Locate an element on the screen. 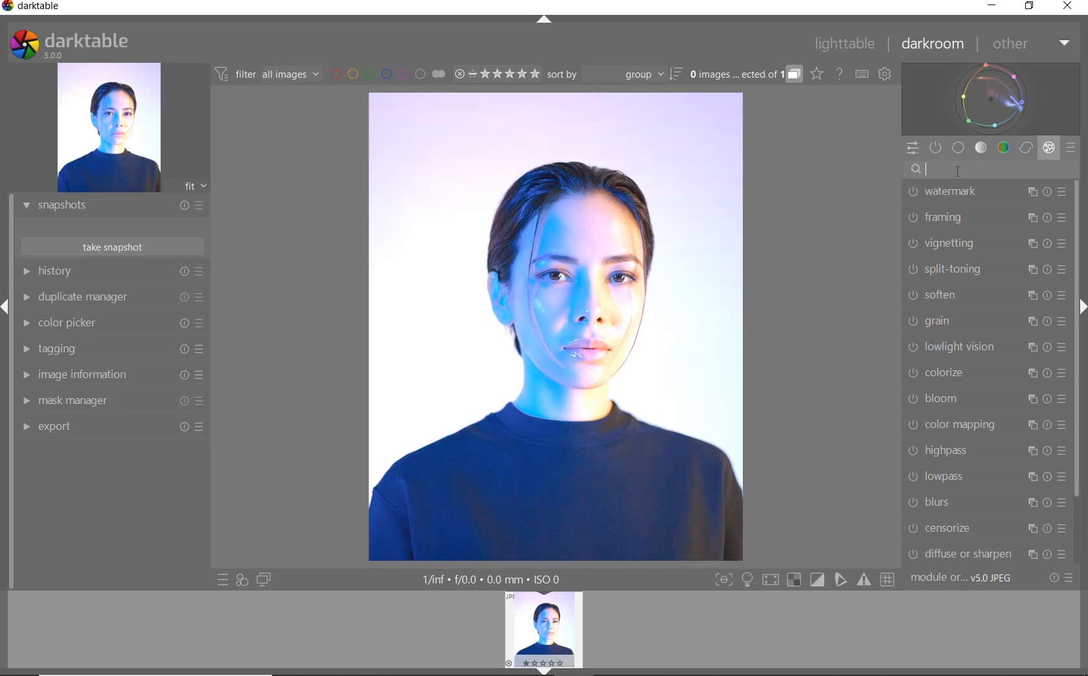 This screenshot has height=676, width=1088. SYSTEM NAME is located at coordinates (34, 8).